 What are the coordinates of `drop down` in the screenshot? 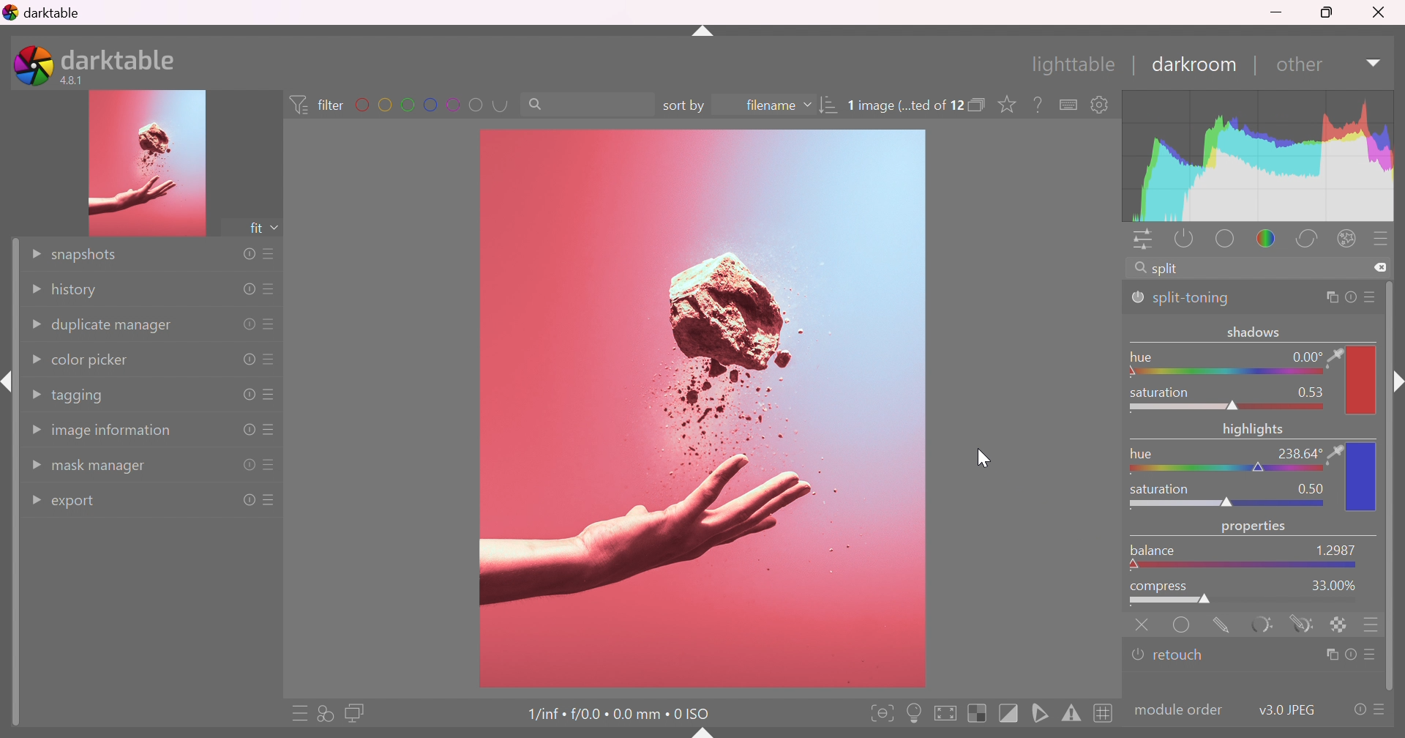 It's located at (278, 228).